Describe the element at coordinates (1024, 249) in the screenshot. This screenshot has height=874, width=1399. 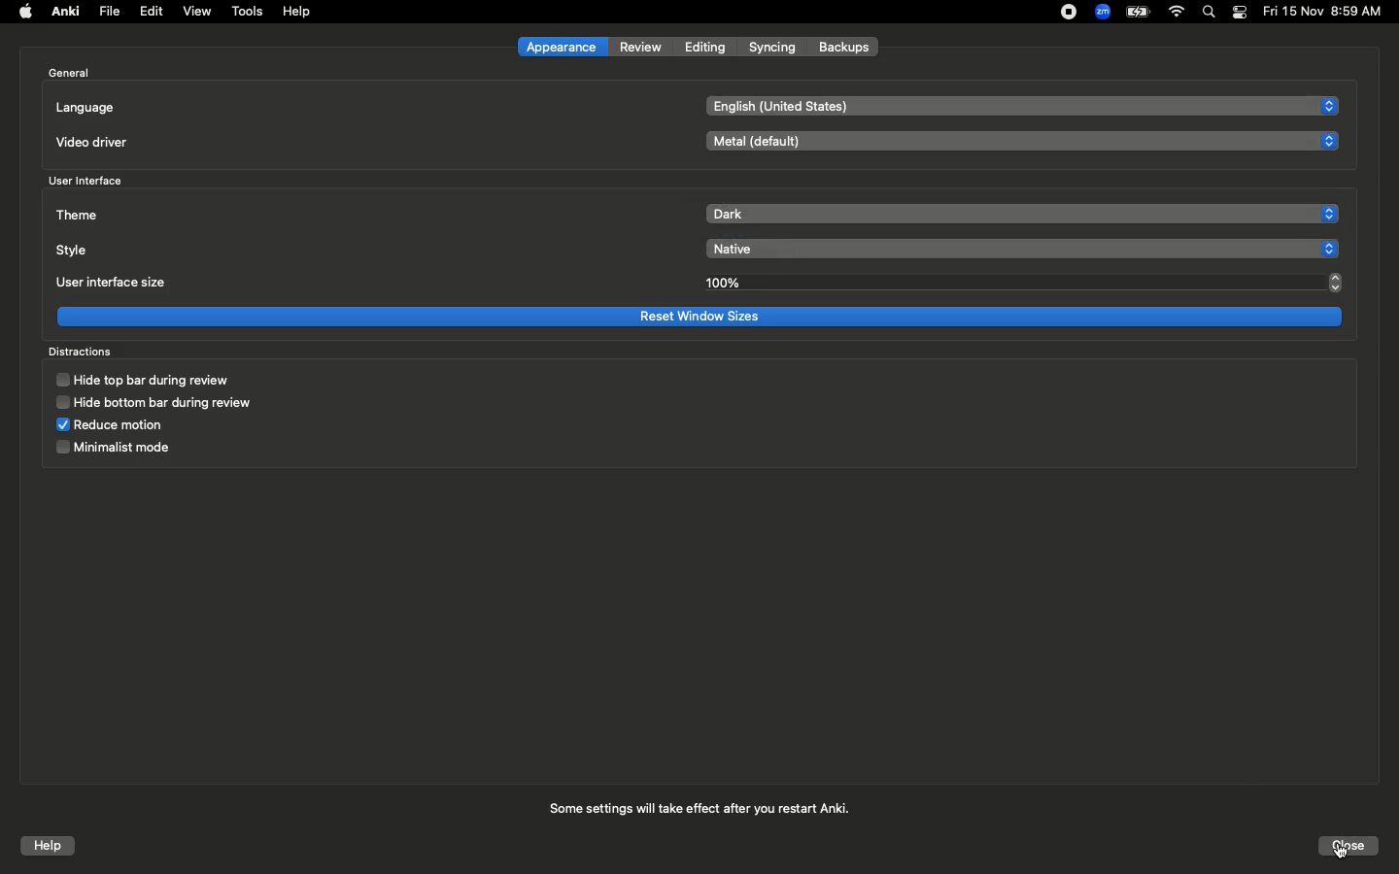
I see `Native` at that location.